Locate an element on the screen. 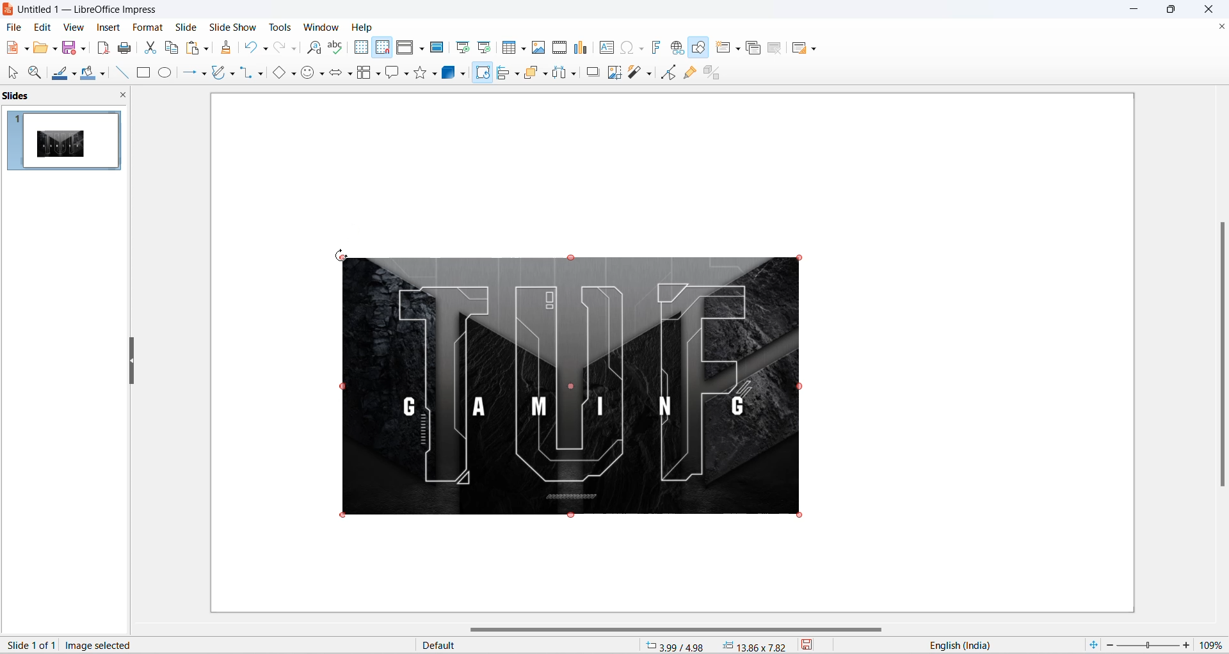 Image resolution: width=1229 pixels, height=654 pixels. special character icons is located at coordinates (640, 47).